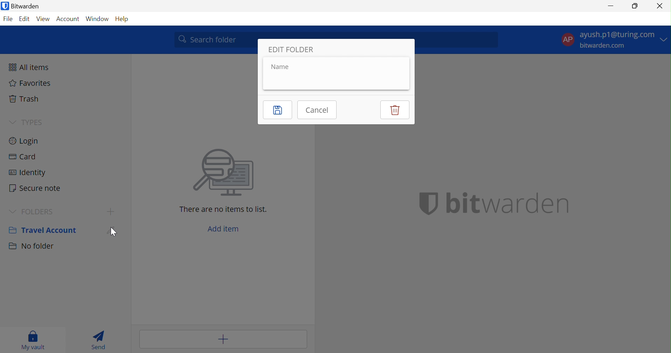 The width and height of the screenshot is (671, 353). I want to click on Favorites, so click(30, 84).